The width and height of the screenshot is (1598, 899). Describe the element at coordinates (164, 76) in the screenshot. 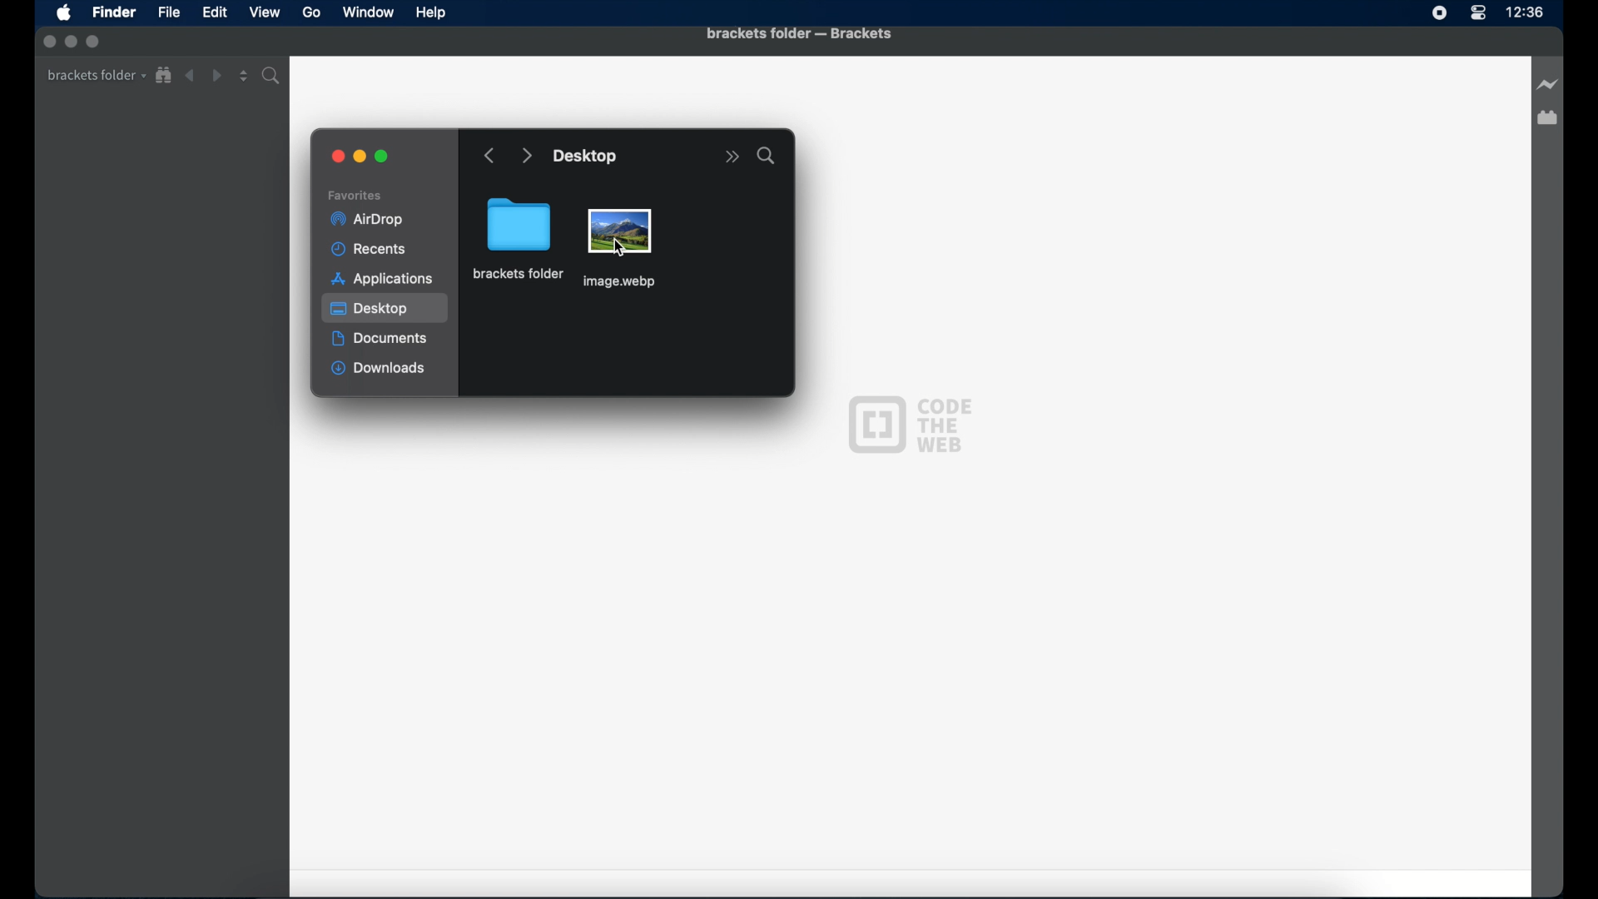

I see `show in file tree` at that location.